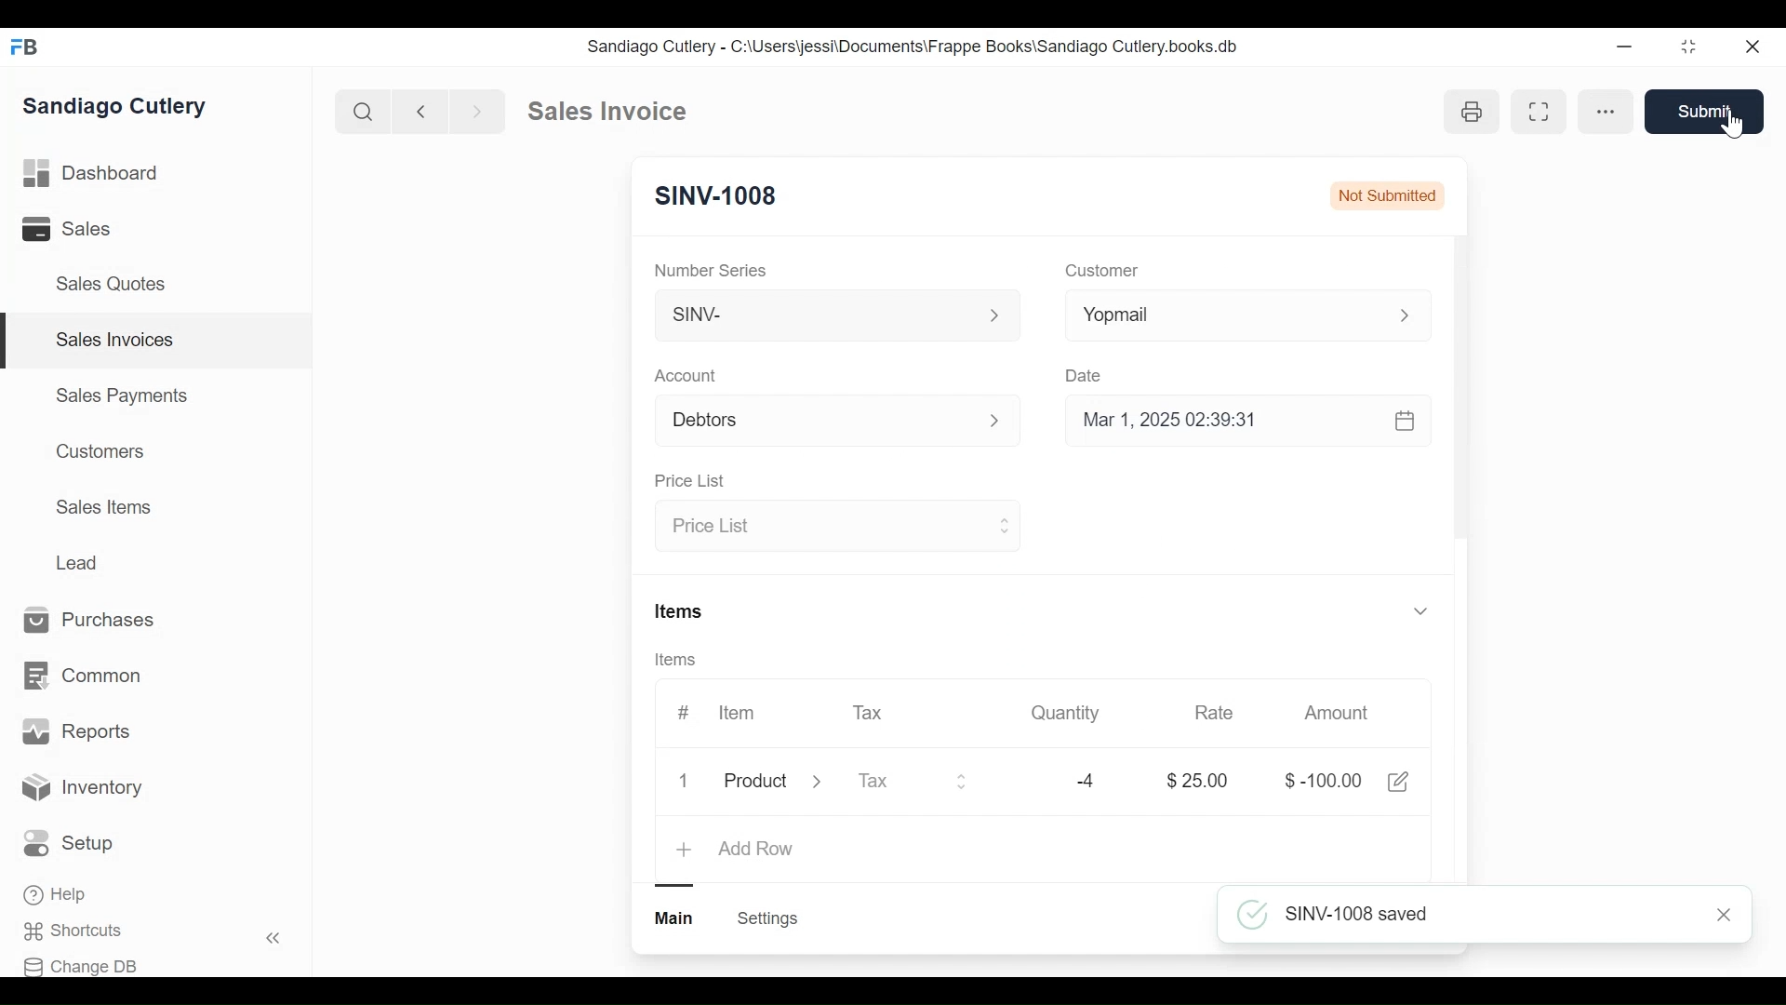  What do you see at coordinates (1105, 269) in the screenshot?
I see `Customer` at bounding box center [1105, 269].